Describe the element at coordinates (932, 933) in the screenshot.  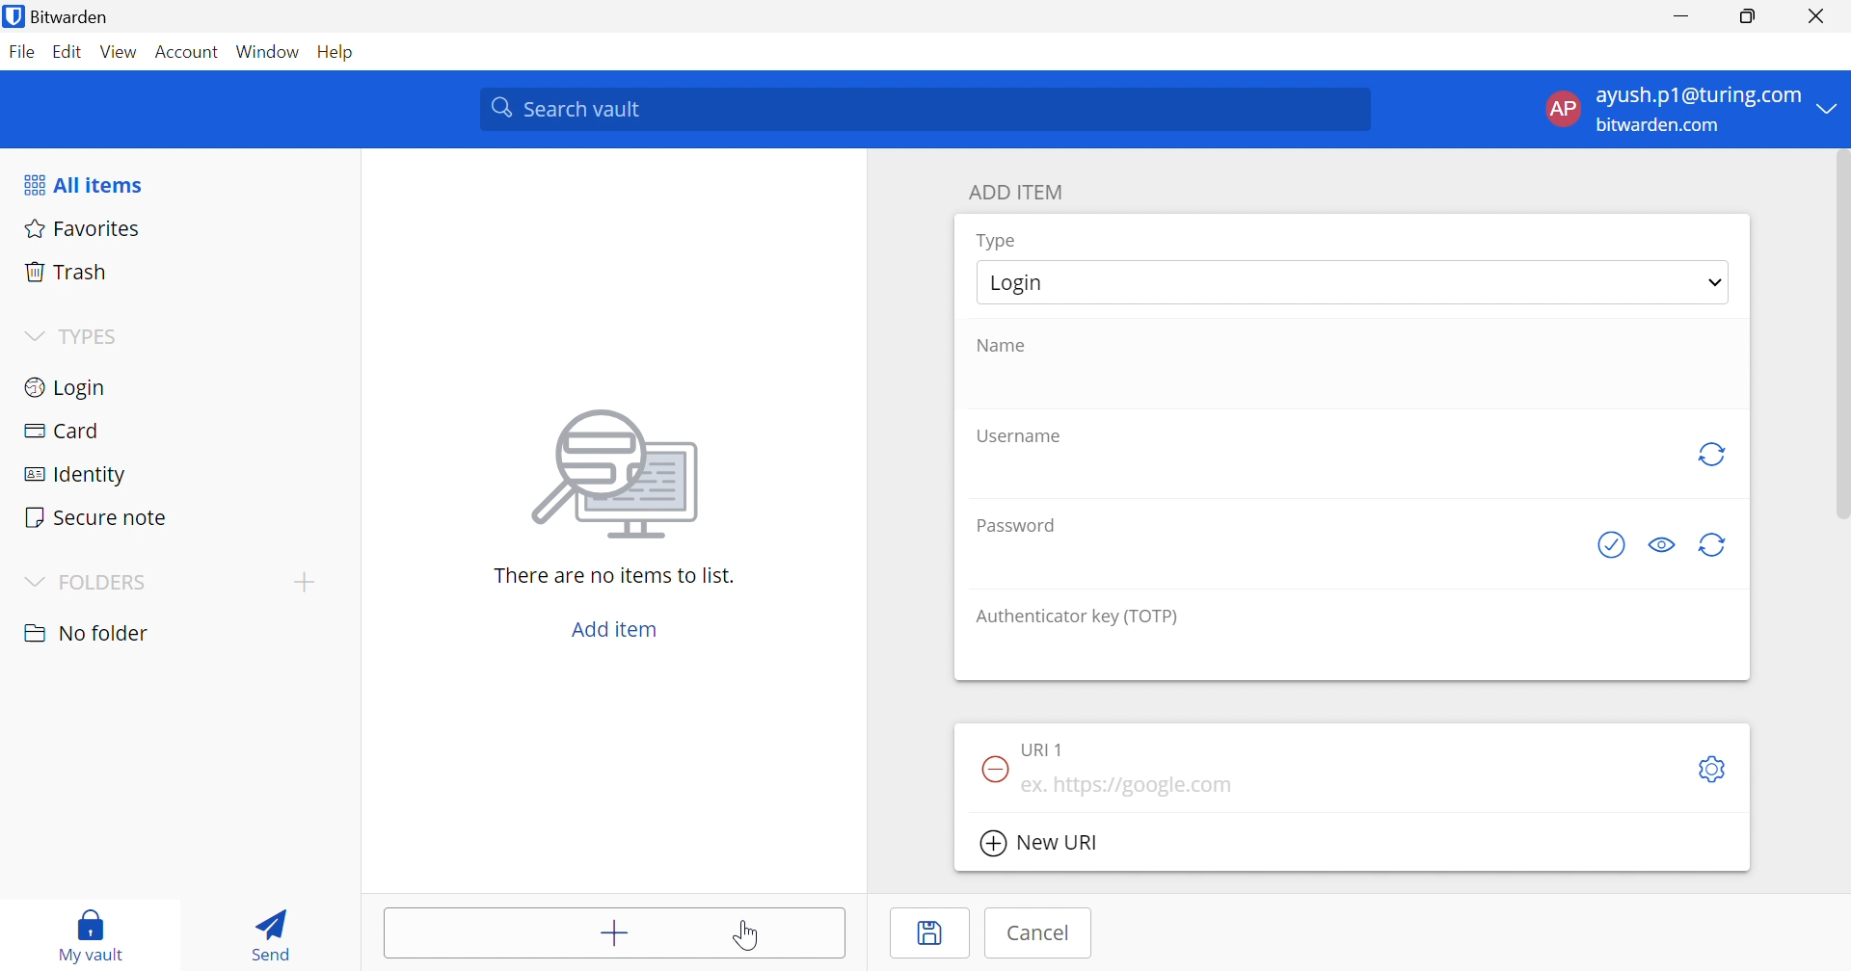
I see `Save` at that location.